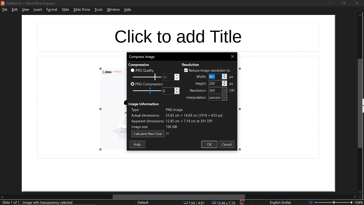 The width and height of the screenshot is (364, 205). Describe the element at coordinates (148, 134) in the screenshot. I see `calculate new size` at that location.